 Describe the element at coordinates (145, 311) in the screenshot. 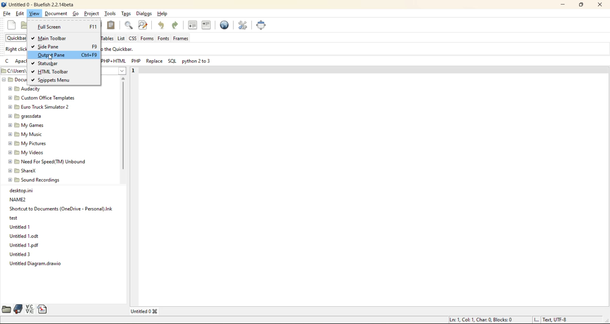

I see `tab name` at that location.